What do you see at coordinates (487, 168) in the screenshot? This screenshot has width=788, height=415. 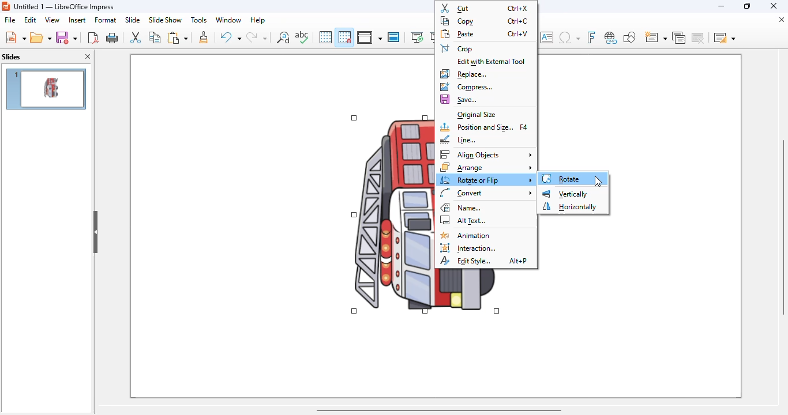 I see `arrange` at bounding box center [487, 168].